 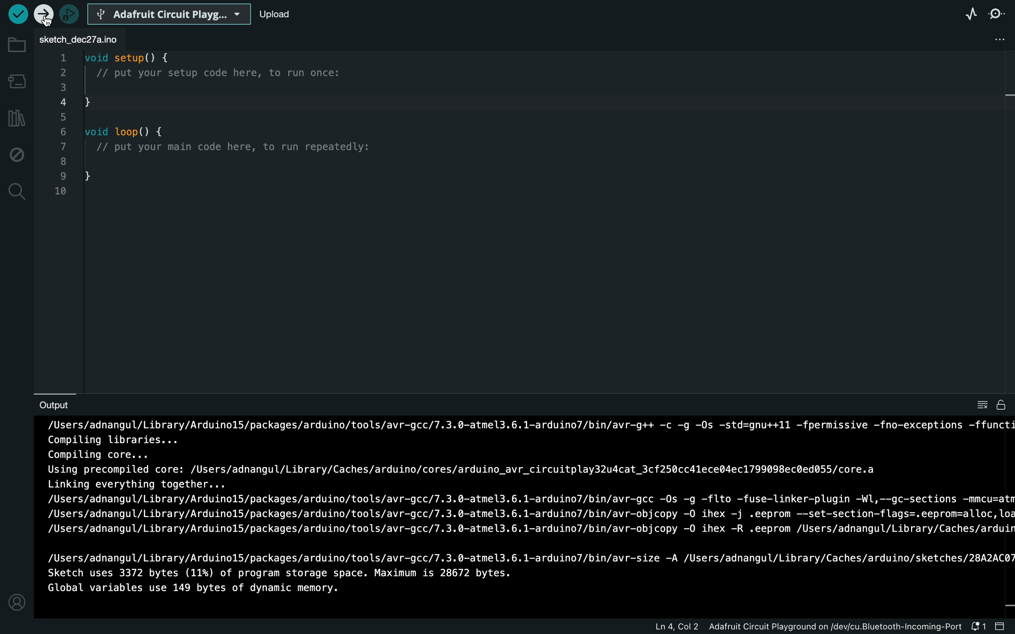 I want to click on debug, so click(x=17, y=156).